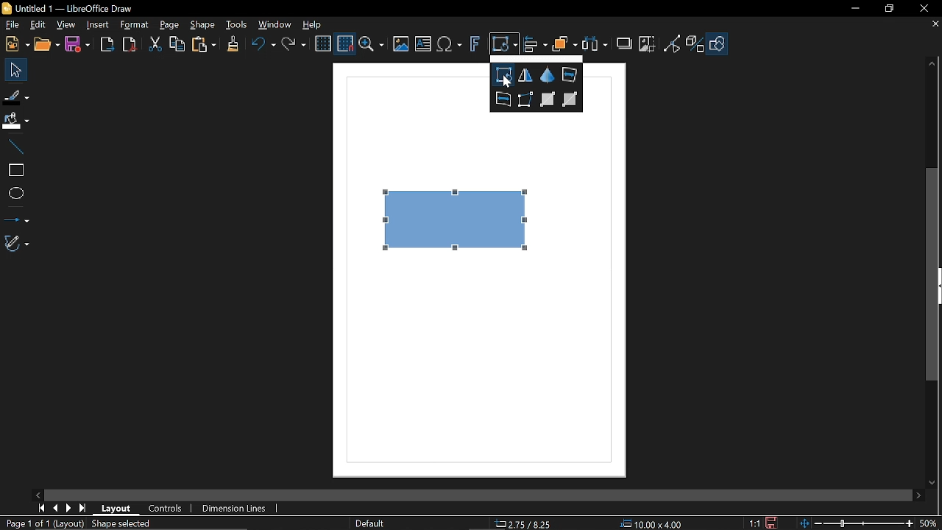 The width and height of the screenshot is (942, 530). Describe the element at coordinates (564, 46) in the screenshot. I see `Arrange` at that location.